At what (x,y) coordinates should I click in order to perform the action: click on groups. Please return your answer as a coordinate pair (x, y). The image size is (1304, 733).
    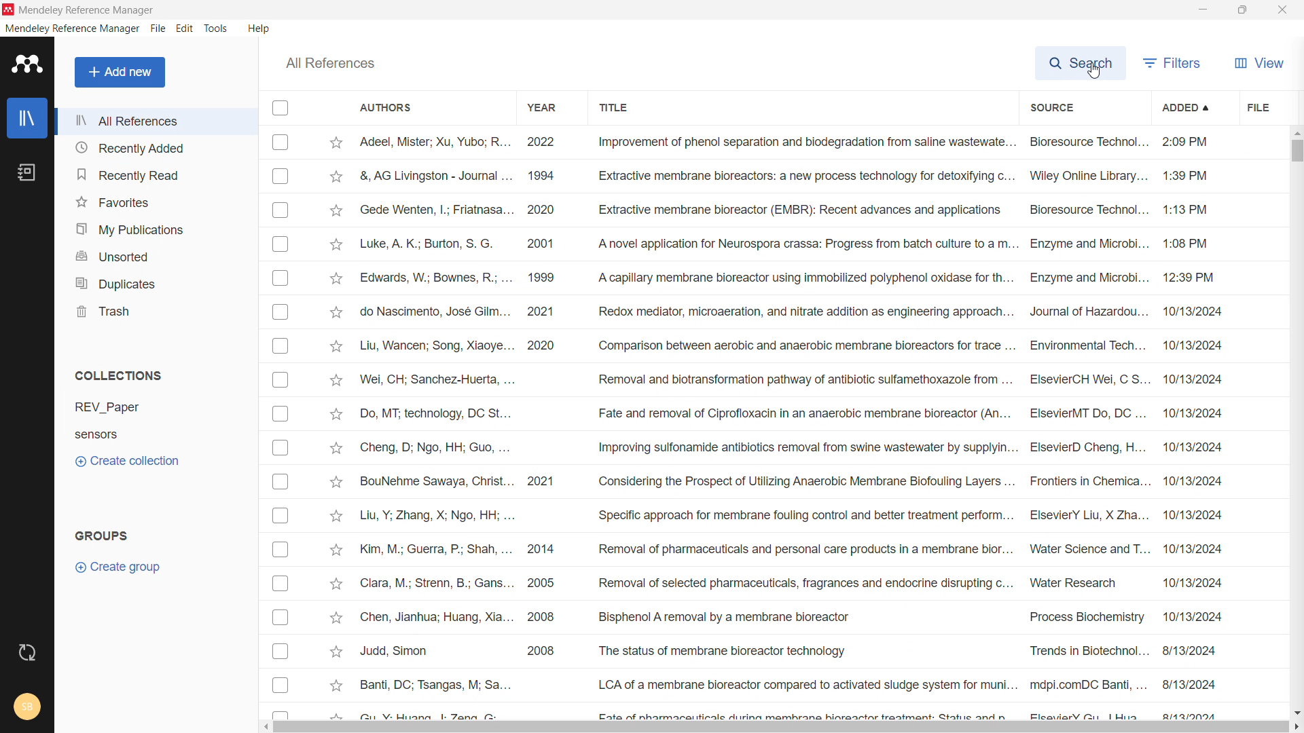
    Looking at the image, I should click on (102, 535).